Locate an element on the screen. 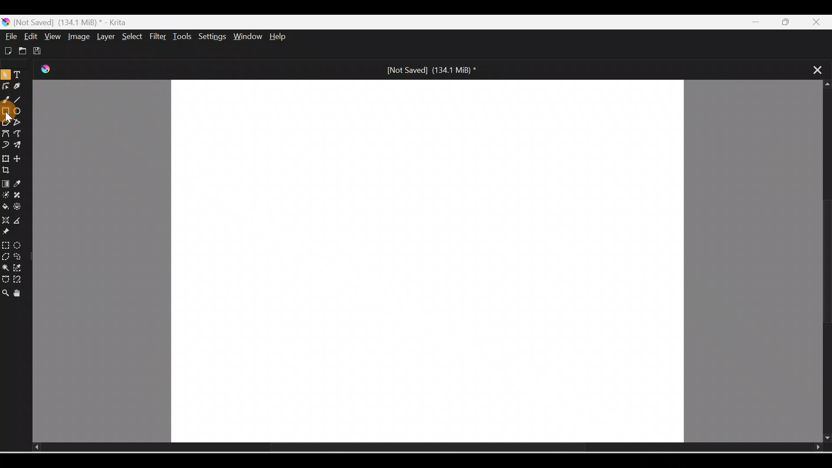 This screenshot has height=468, width=832. Polygon is located at coordinates (5, 122).